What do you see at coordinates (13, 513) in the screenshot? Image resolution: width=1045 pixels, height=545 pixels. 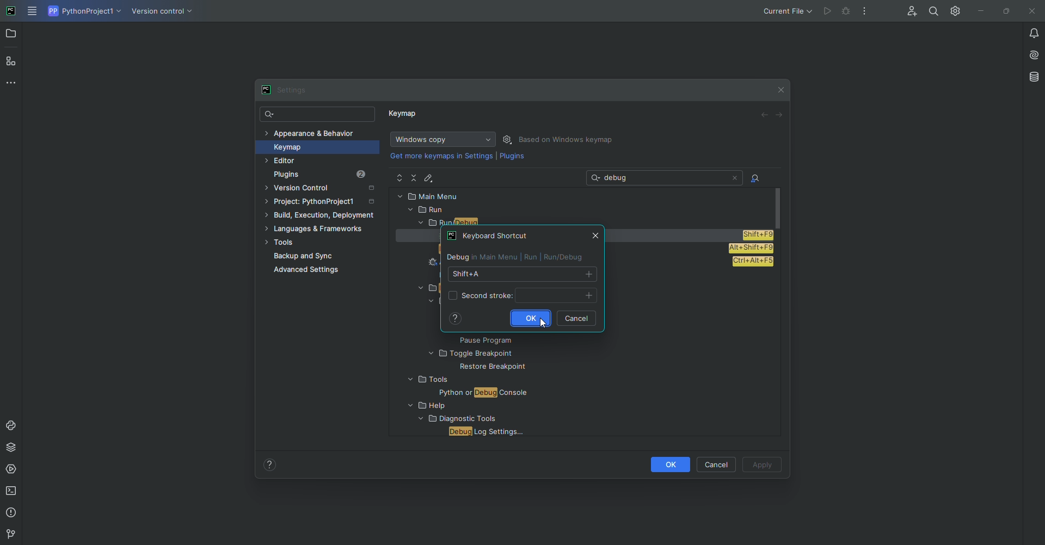 I see `Problems` at bounding box center [13, 513].